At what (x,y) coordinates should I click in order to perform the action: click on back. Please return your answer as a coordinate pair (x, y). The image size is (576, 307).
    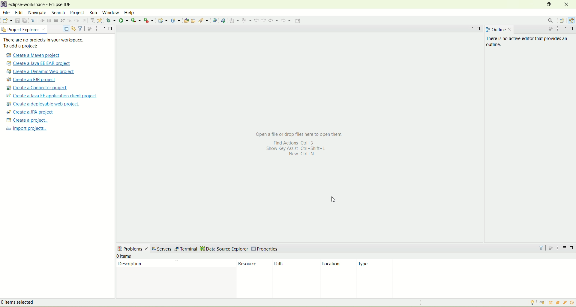
    Looking at the image, I should click on (297, 20).